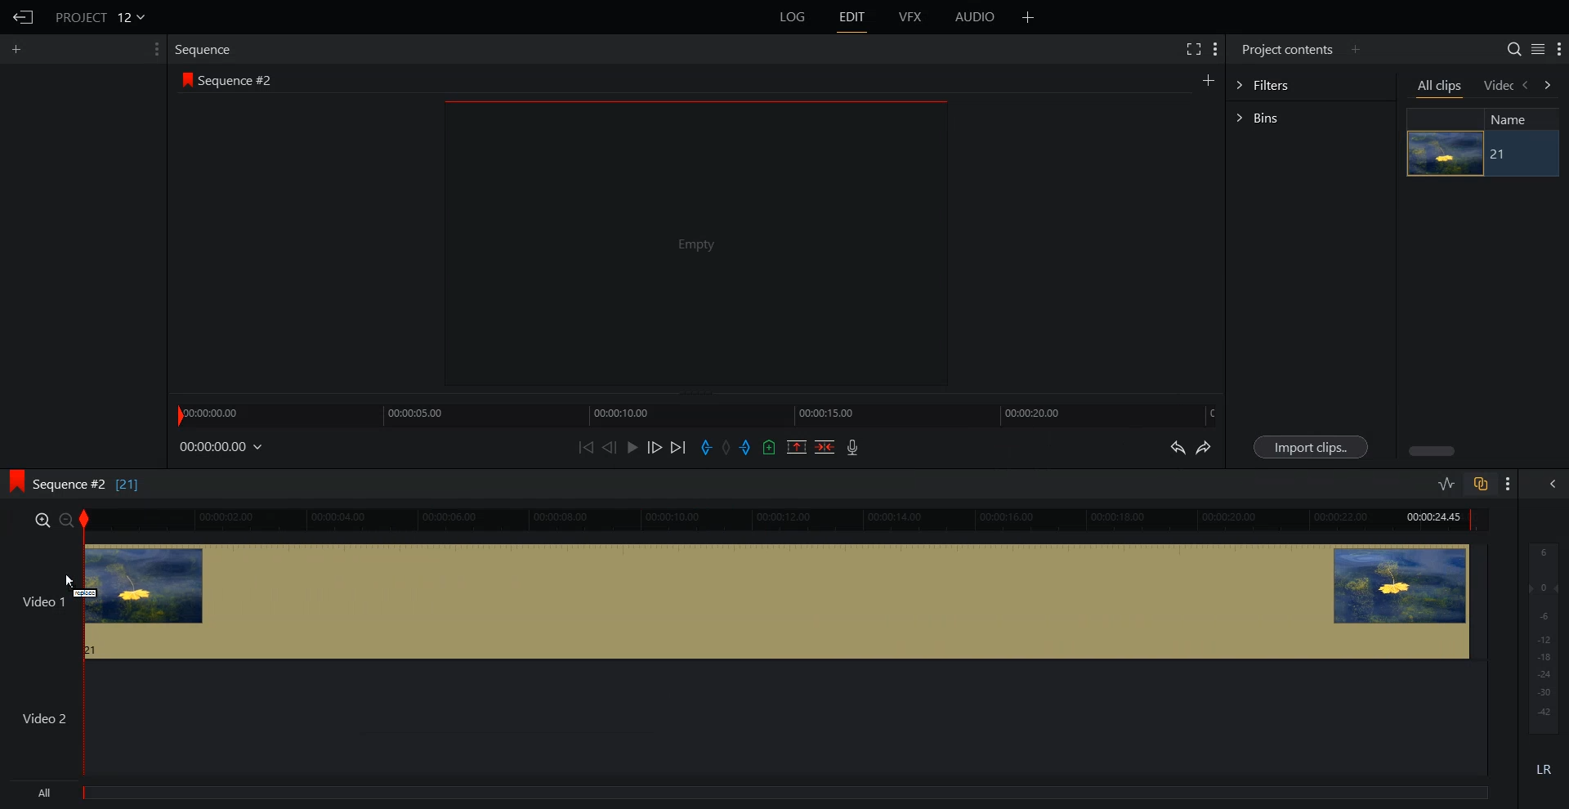 The width and height of the screenshot is (1569, 809). Describe the element at coordinates (854, 449) in the screenshot. I see `Record Video` at that location.